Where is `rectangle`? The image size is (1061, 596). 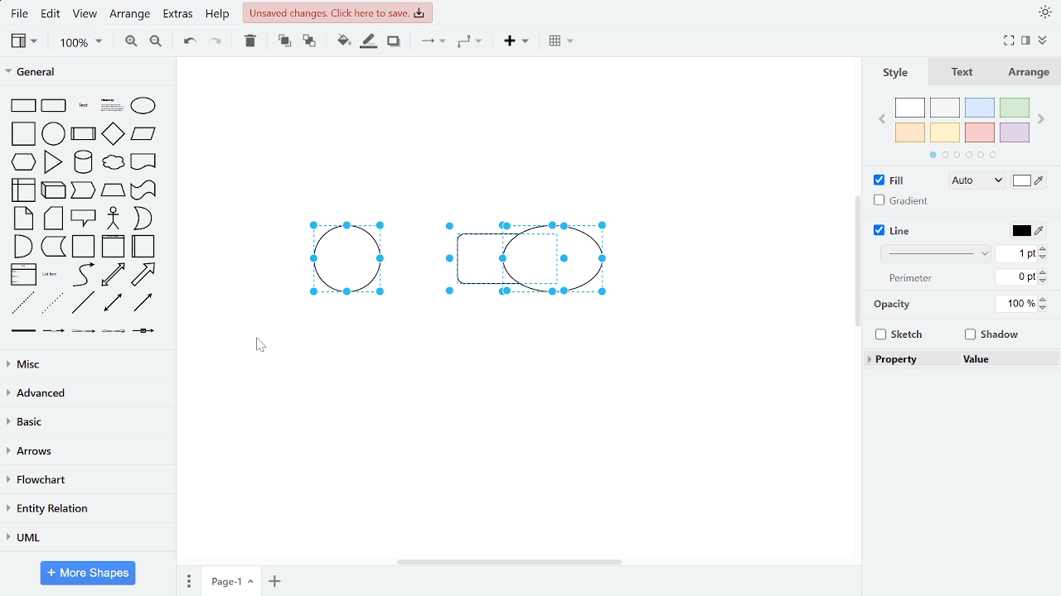
rectangle is located at coordinates (24, 105).